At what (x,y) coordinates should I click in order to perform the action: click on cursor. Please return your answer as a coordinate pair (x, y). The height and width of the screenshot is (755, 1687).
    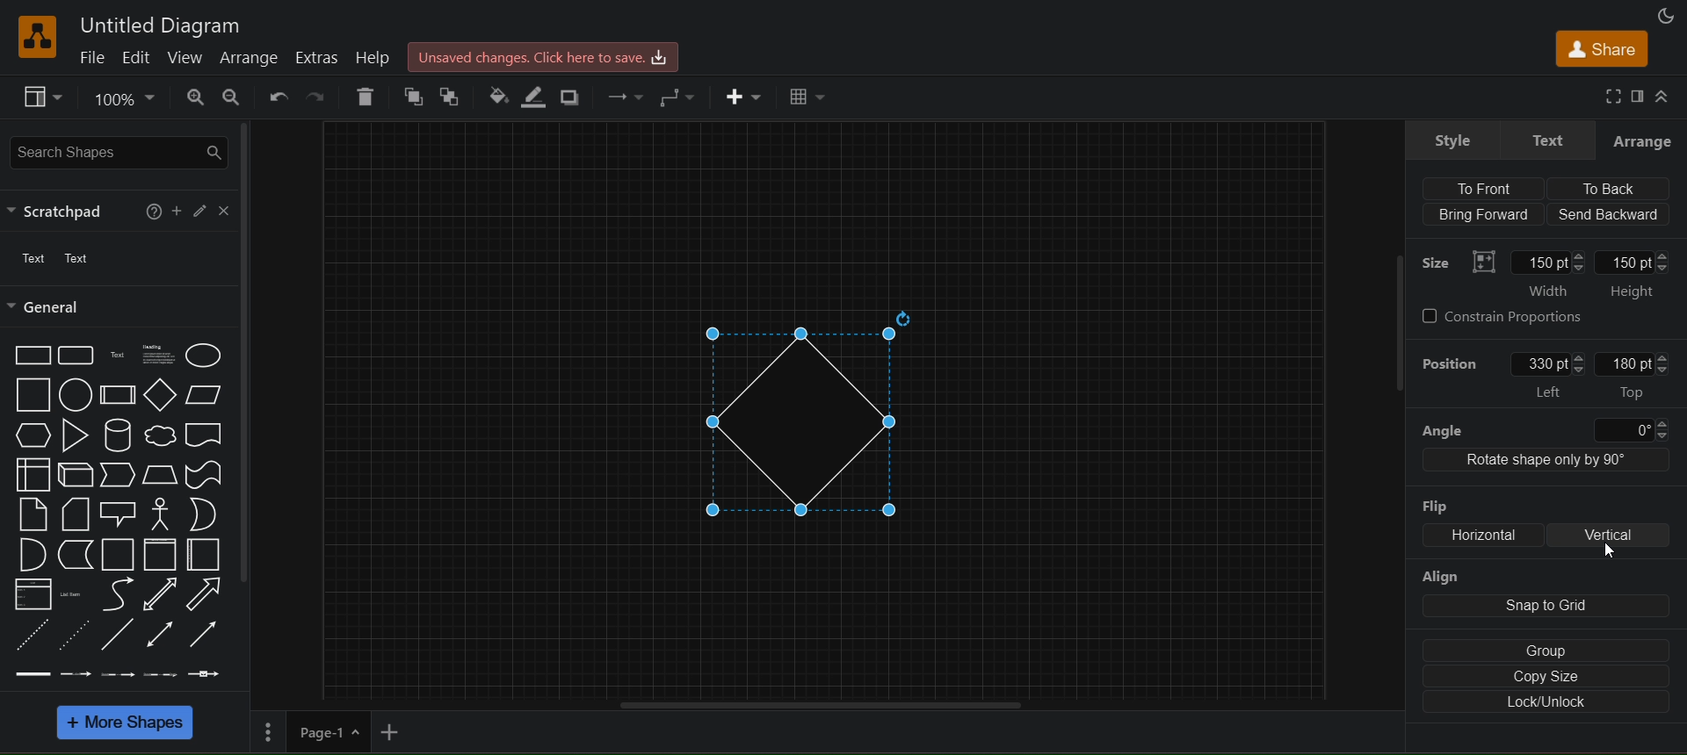
    Looking at the image, I should click on (1604, 554).